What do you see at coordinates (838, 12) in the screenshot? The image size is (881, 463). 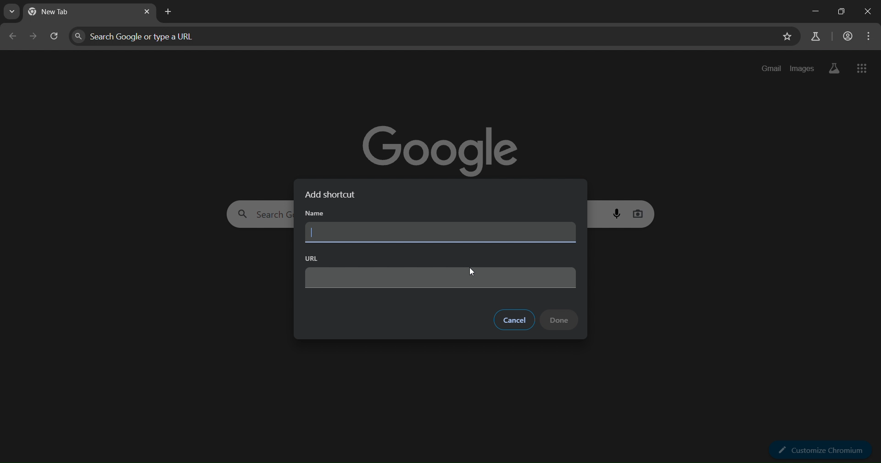 I see `restore down` at bounding box center [838, 12].